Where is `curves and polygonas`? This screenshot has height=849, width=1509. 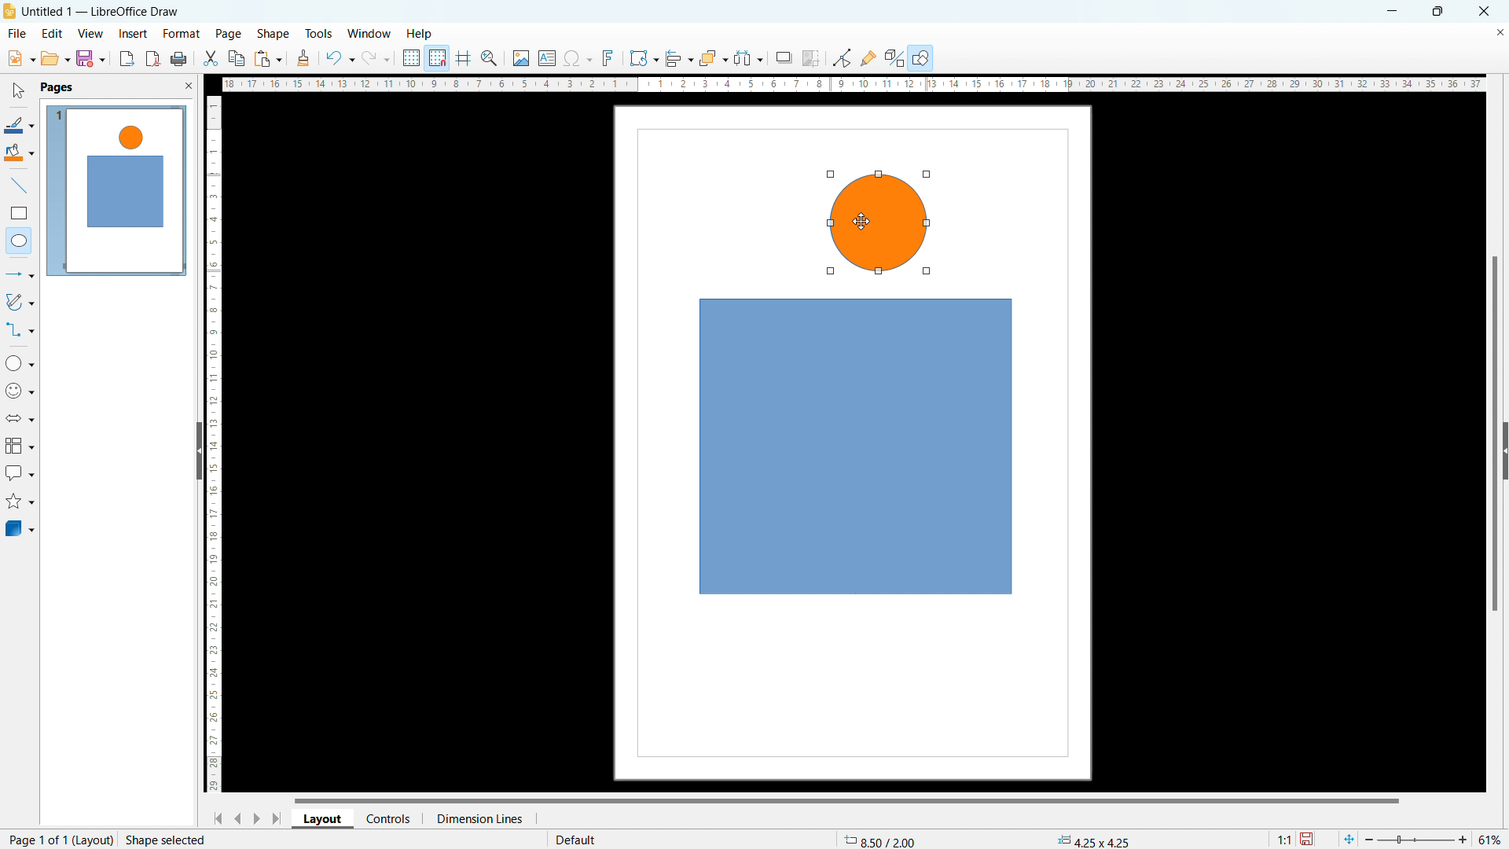 curves and polygonas is located at coordinates (20, 300).